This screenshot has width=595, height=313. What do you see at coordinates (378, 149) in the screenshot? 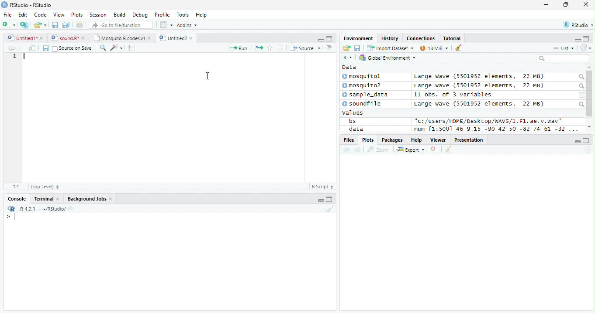
I see `zoom` at bounding box center [378, 149].